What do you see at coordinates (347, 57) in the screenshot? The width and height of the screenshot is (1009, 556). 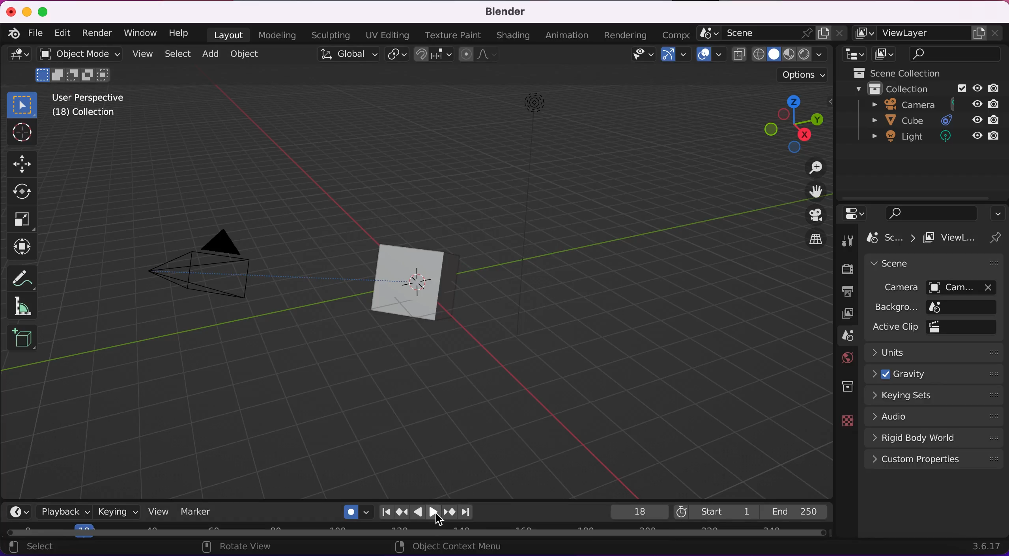 I see `global` at bounding box center [347, 57].